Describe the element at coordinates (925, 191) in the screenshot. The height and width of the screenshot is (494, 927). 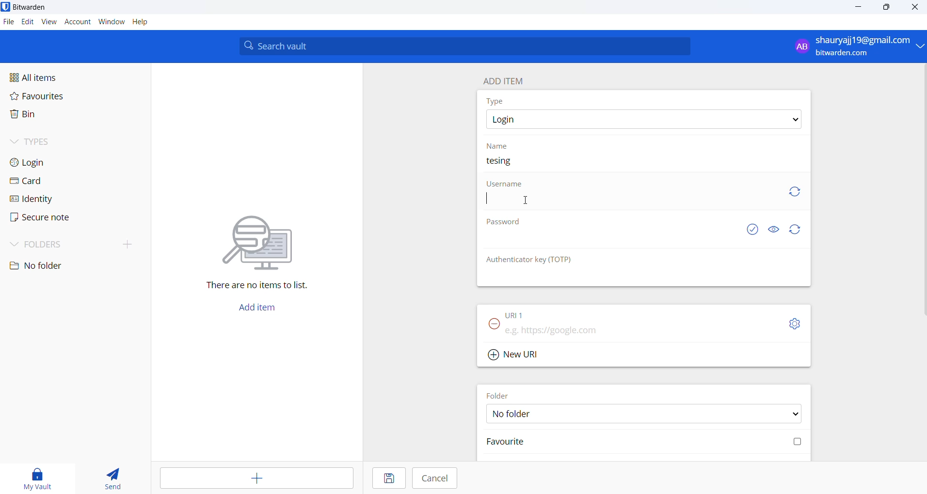
I see `scrollbar` at that location.